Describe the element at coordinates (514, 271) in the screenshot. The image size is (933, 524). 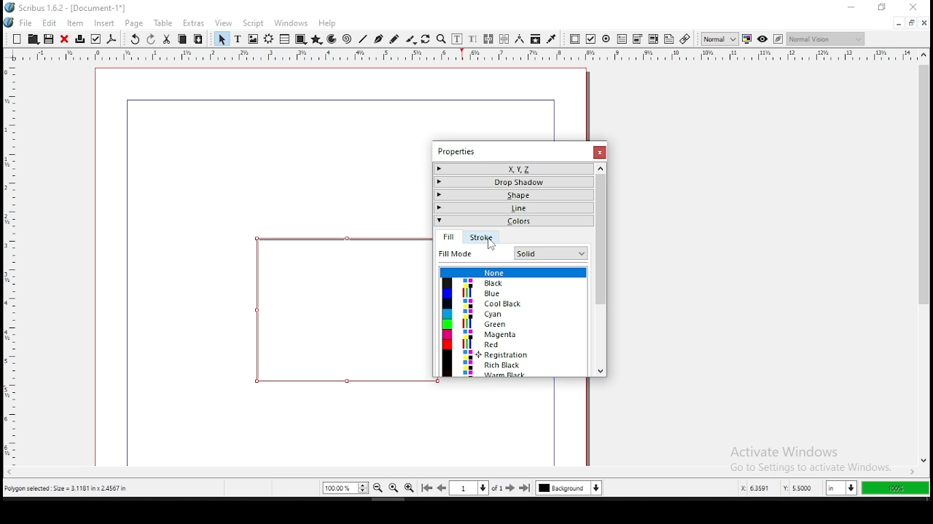
I see `none` at that location.